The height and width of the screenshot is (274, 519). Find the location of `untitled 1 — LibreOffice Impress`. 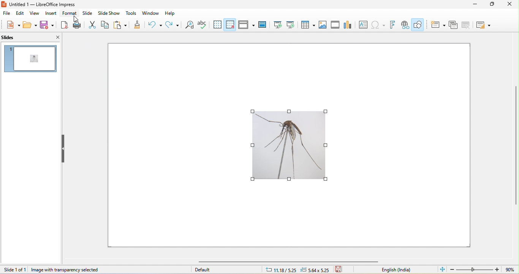

untitled 1 — LibreOffice Impress is located at coordinates (46, 5).